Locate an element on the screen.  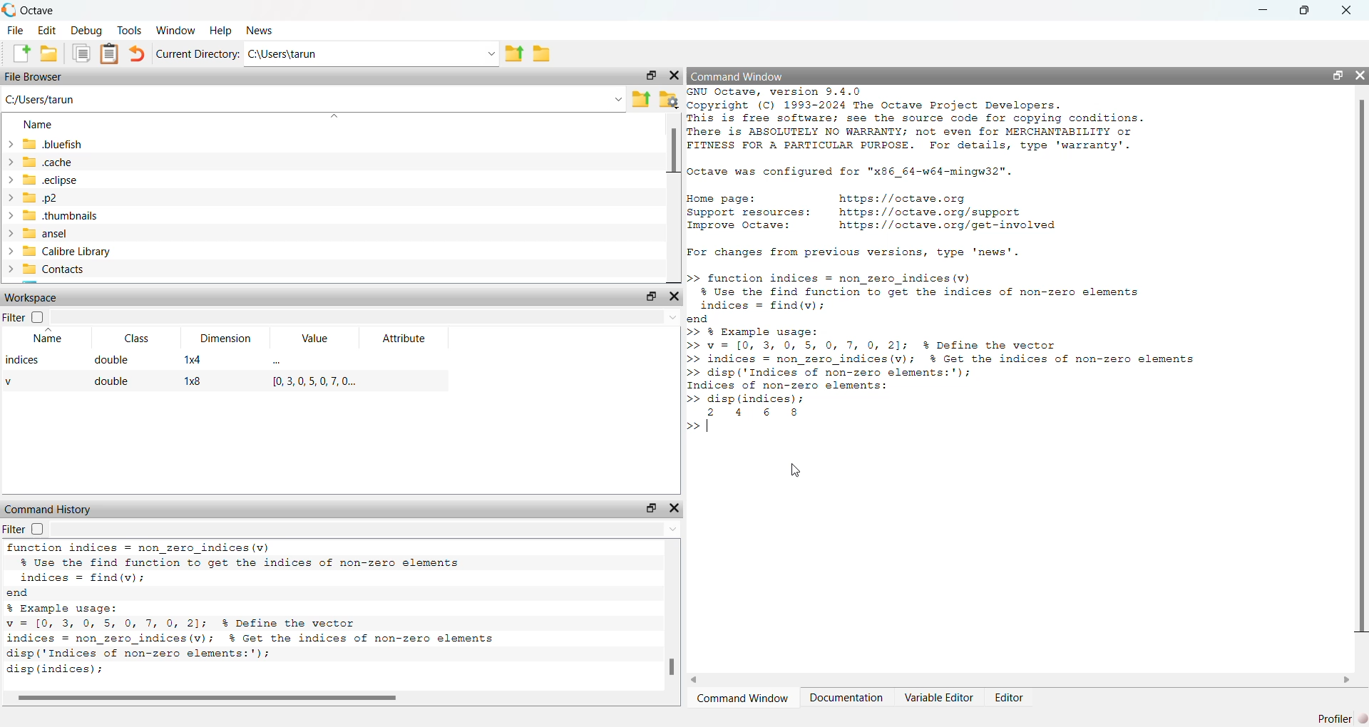
open folder is located at coordinates (53, 55).